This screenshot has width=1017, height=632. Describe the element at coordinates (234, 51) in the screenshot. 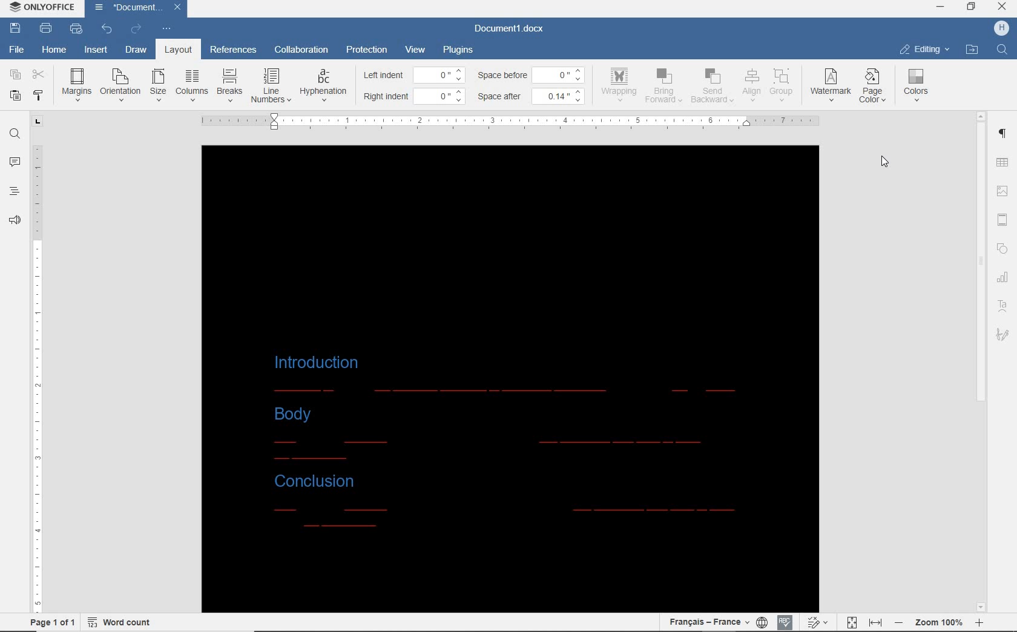

I see `references` at that location.